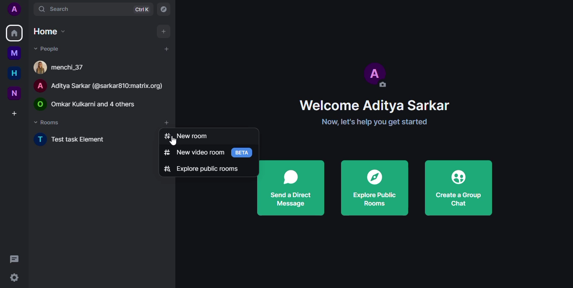 This screenshot has width=573, height=288. I want to click on myspace, so click(14, 53).